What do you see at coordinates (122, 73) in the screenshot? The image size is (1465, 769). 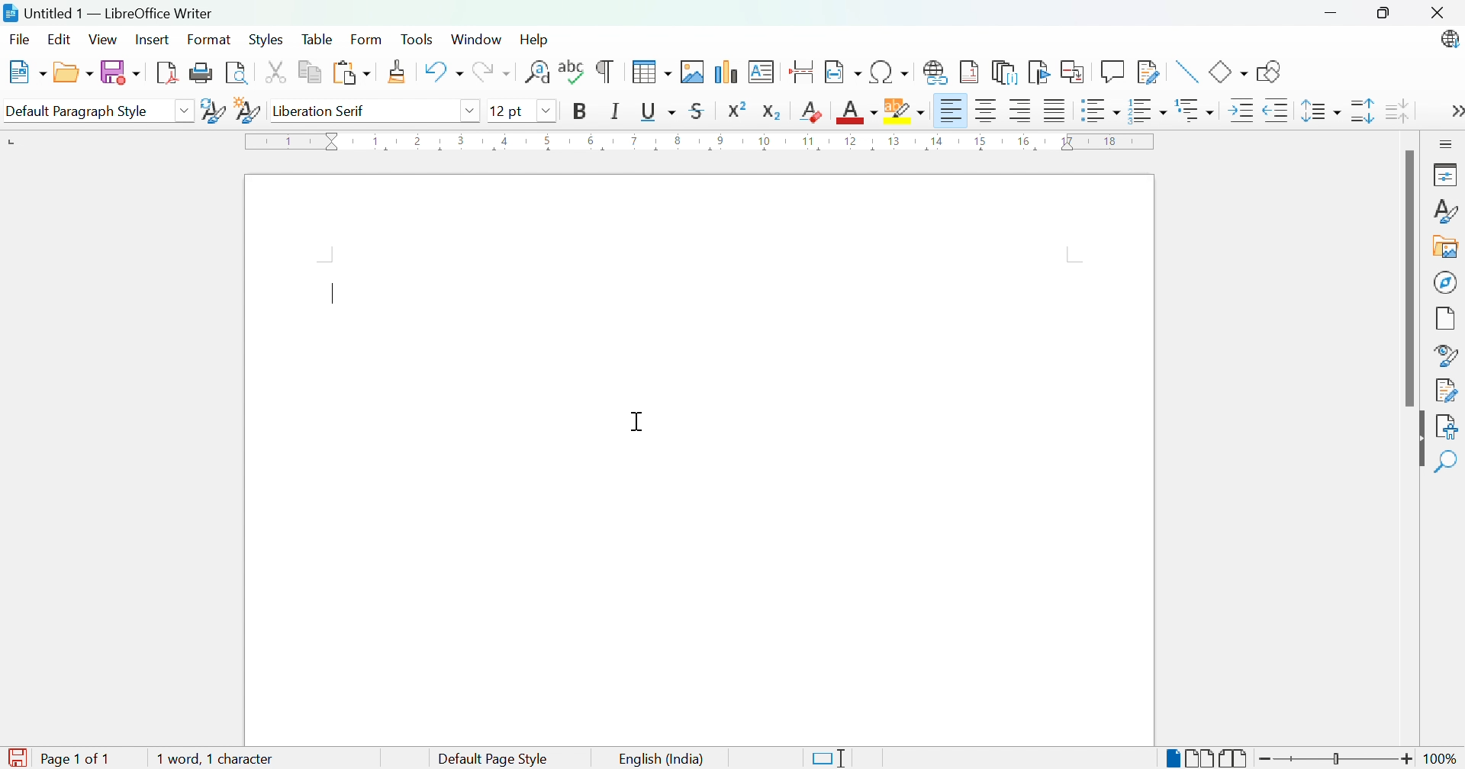 I see `Save` at bounding box center [122, 73].